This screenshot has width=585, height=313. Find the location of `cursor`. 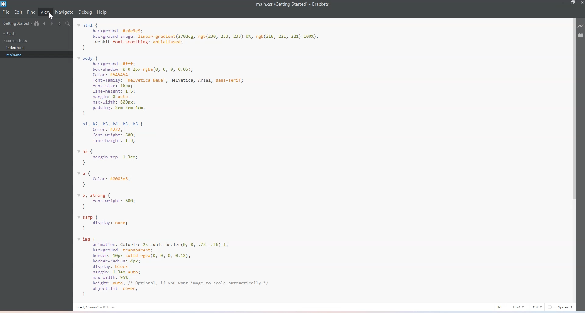

cursor is located at coordinates (52, 16).